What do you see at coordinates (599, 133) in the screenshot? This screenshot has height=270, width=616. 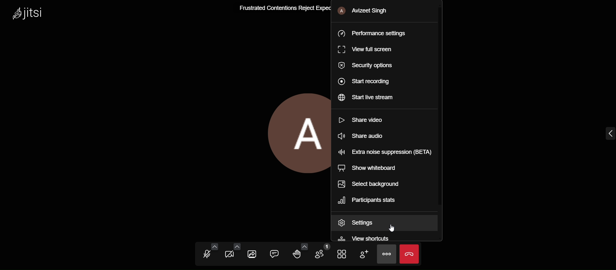 I see `Expand` at bounding box center [599, 133].